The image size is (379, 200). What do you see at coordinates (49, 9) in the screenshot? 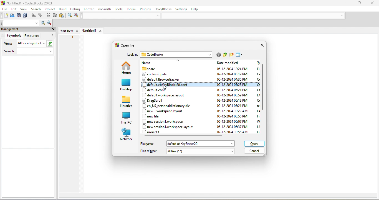
I see `project` at bounding box center [49, 9].